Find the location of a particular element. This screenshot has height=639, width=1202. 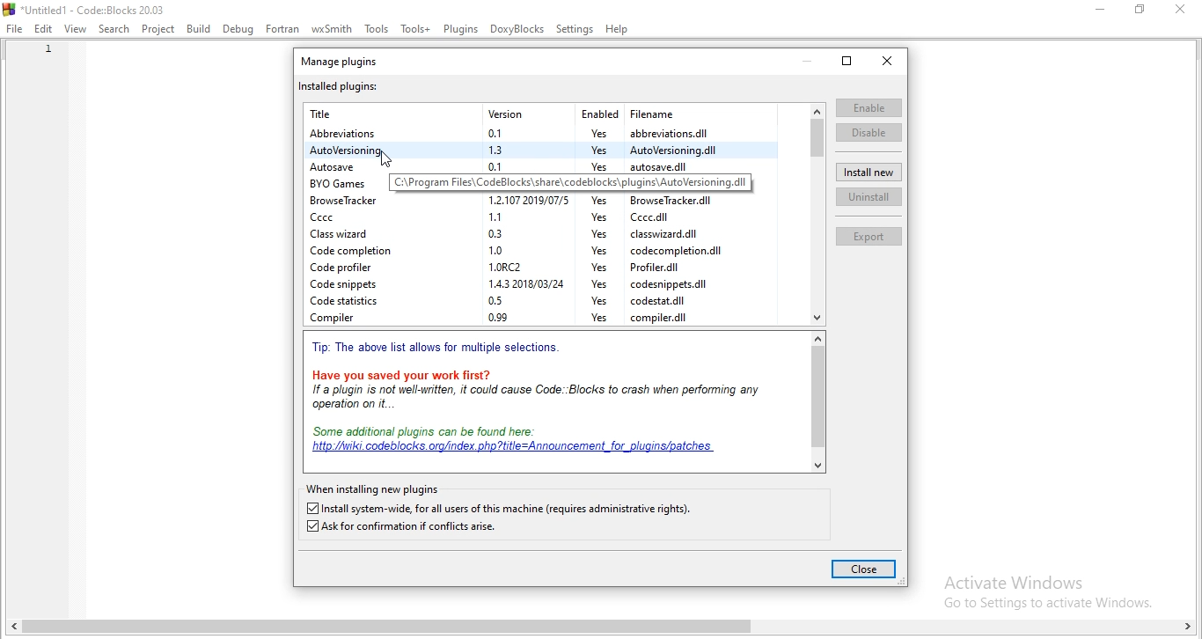

DoxyBlocks is located at coordinates (517, 28).